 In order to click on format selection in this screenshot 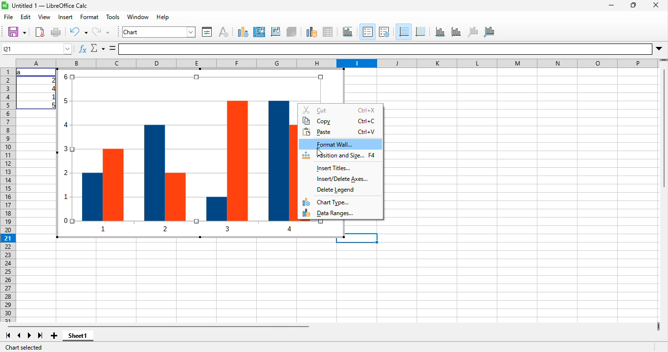, I will do `click(207, 33)`.